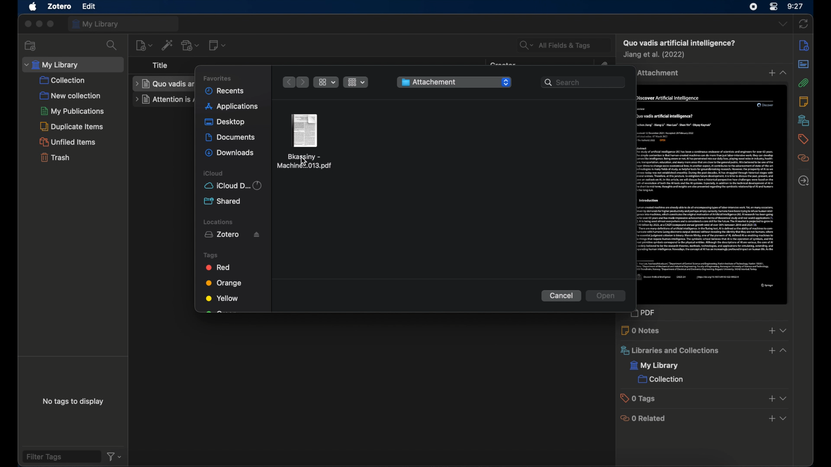 Image resolution: width=831 pixels, height=467 pixels. Describe the element at coordinates (804, 45) in the screenshot. I see `info` at that location.